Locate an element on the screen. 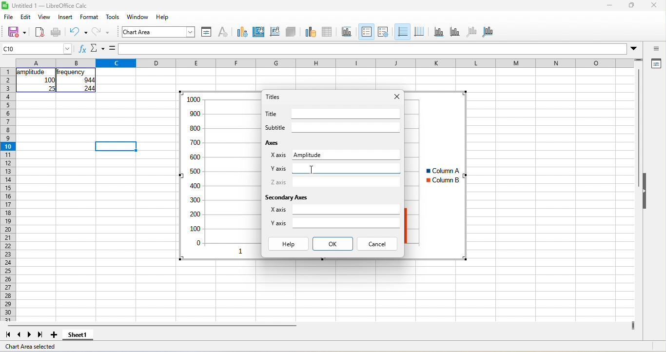  Input for X axis is located at coordinates (362, 154).